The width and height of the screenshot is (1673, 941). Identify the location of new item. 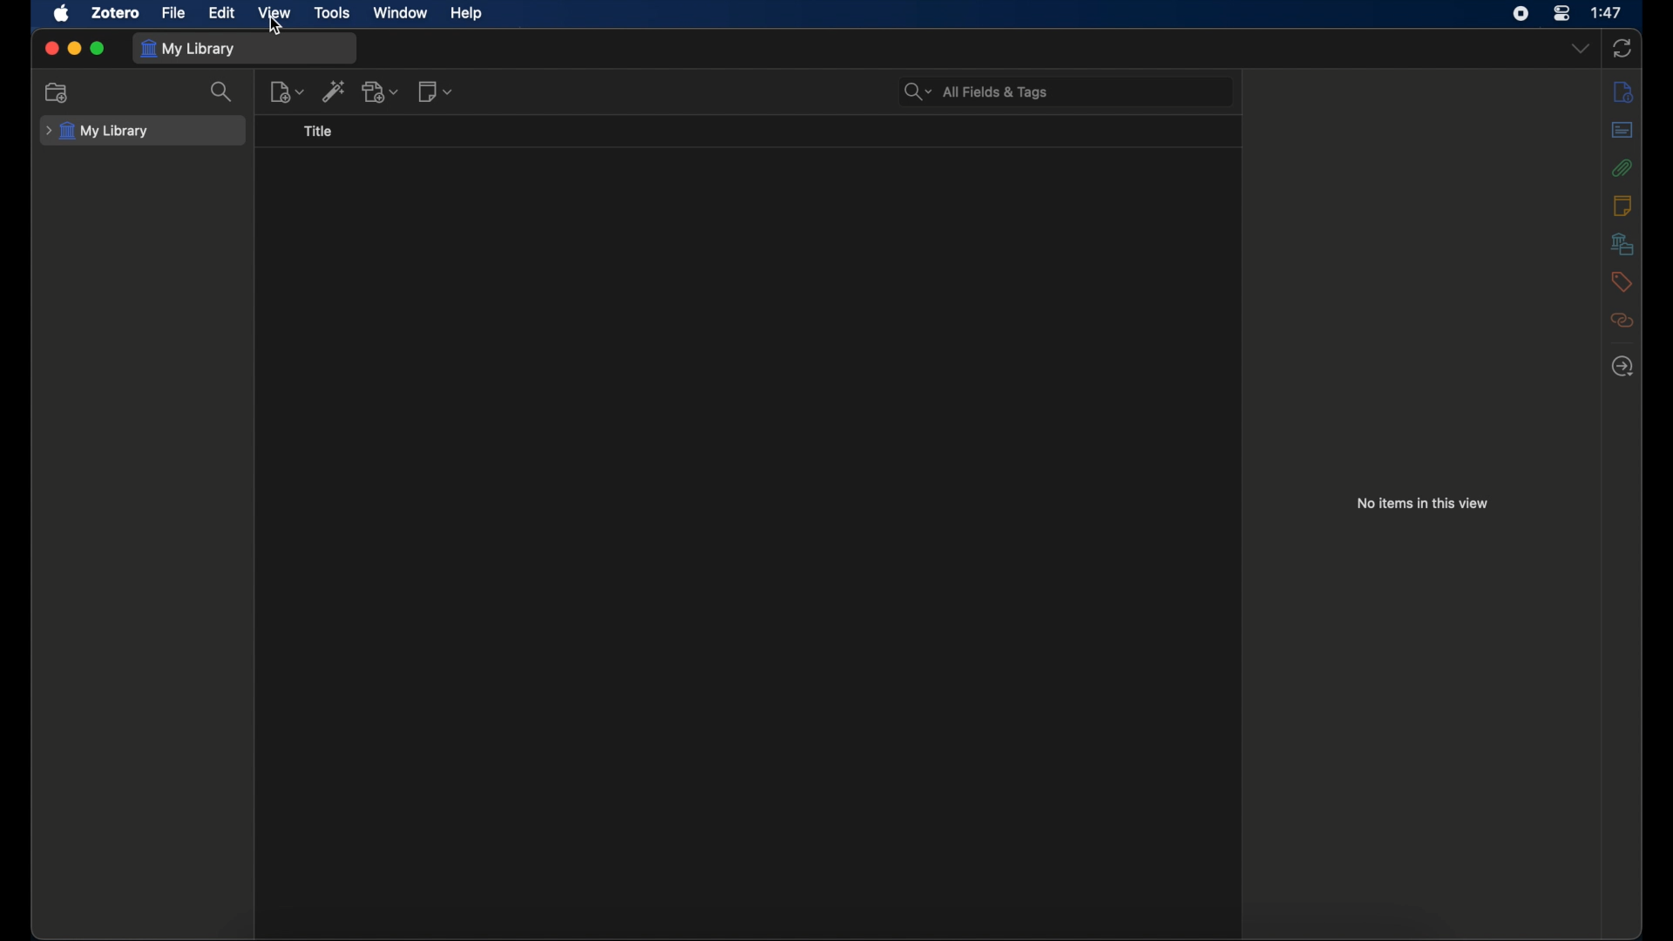
(287, 91).